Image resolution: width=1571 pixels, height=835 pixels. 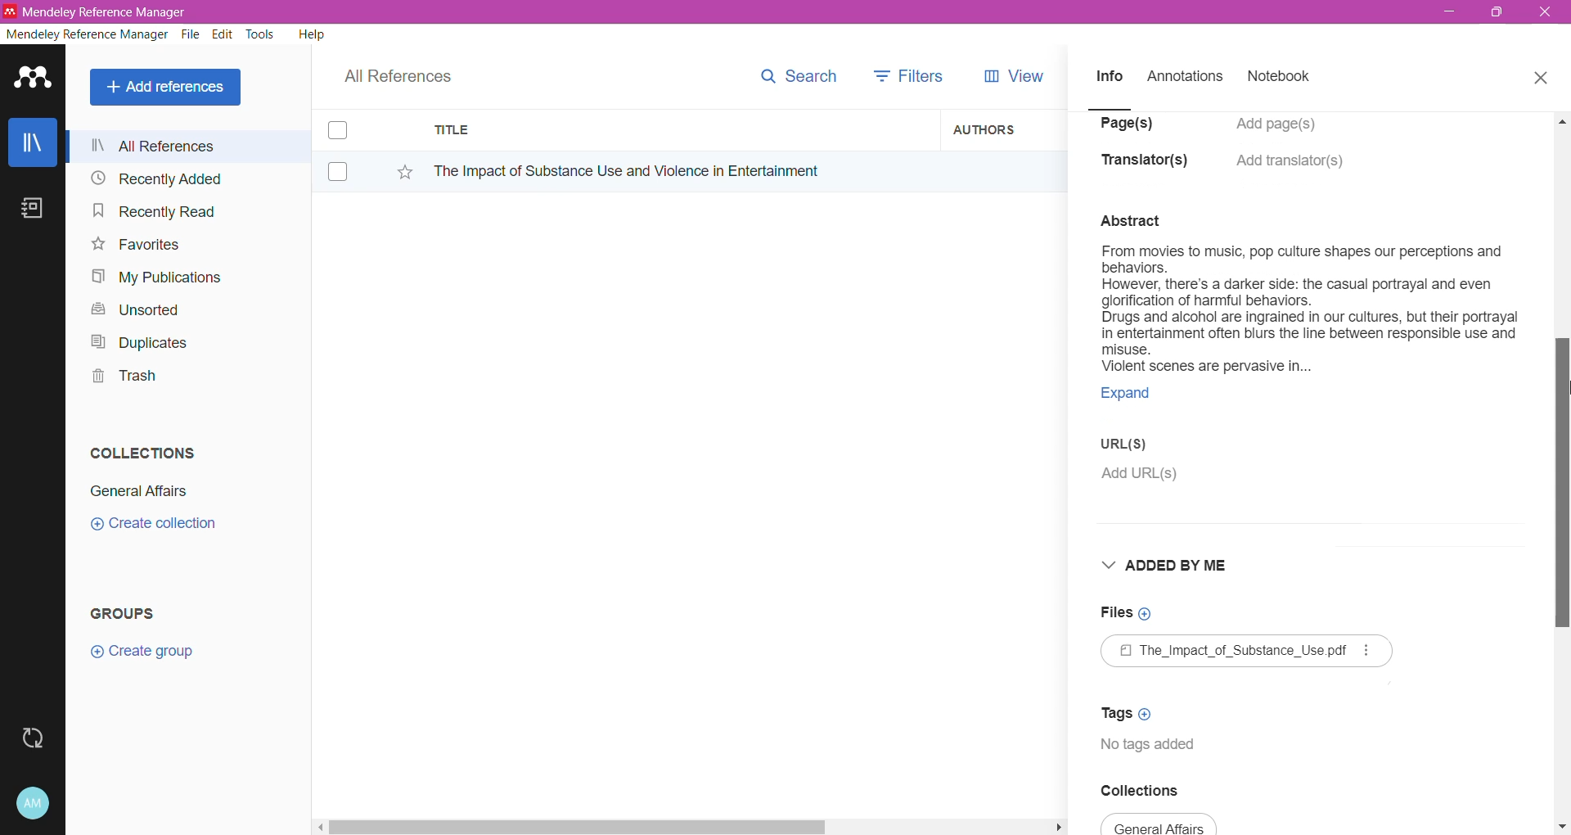 What do you see at coordinates (88, 34) in the screenshot?
I see `Mendeley Reference Manager` at bounding box center [88, 34].